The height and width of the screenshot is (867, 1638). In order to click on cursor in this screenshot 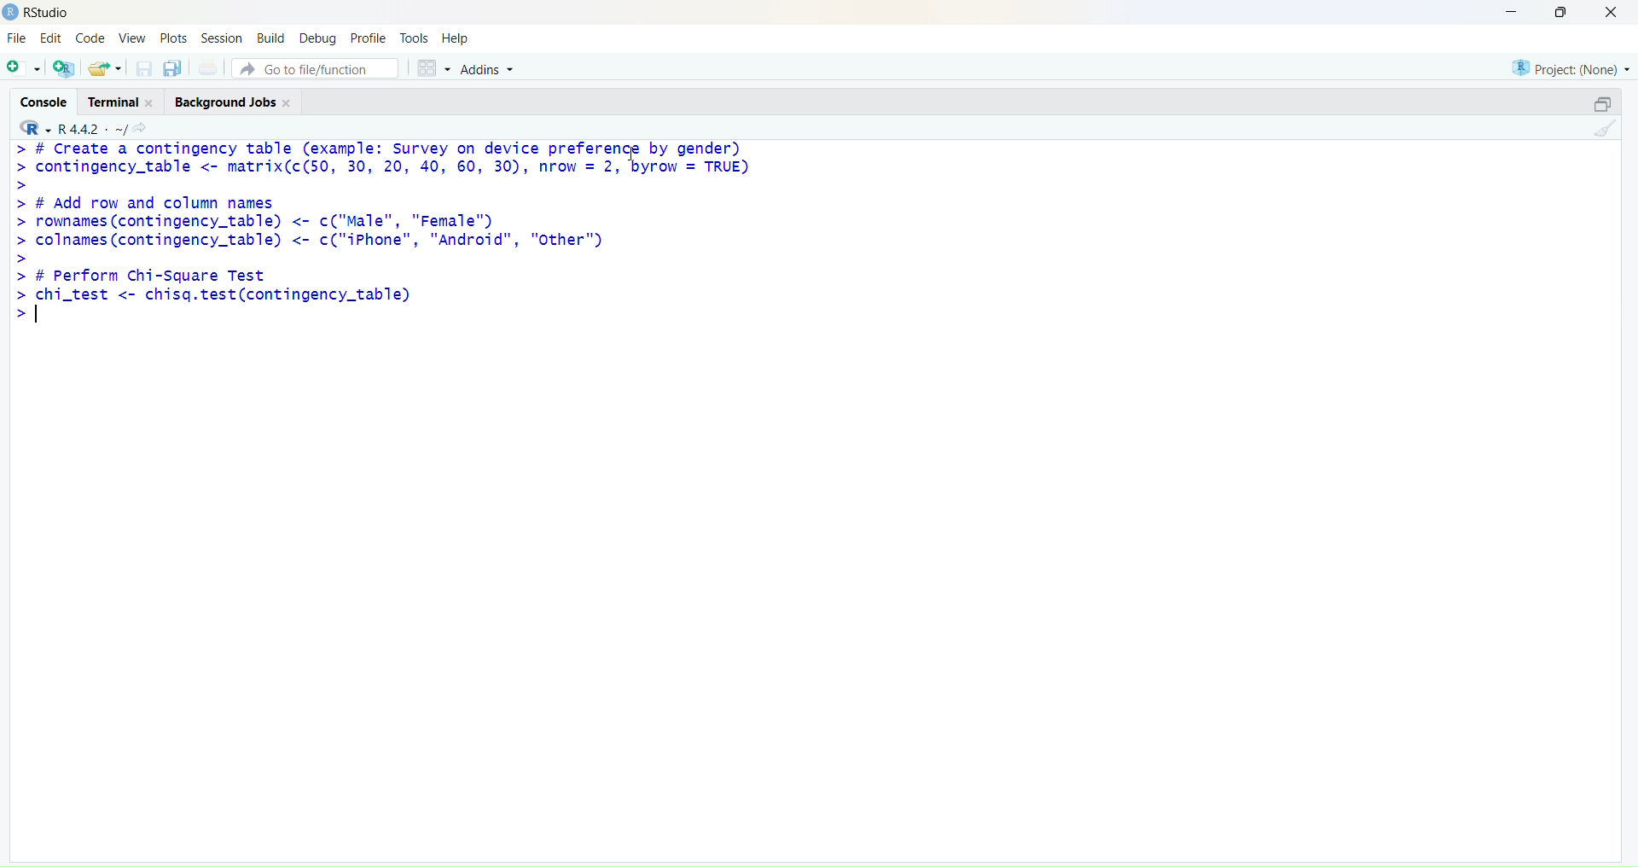, I will do `click(632, 154)`.